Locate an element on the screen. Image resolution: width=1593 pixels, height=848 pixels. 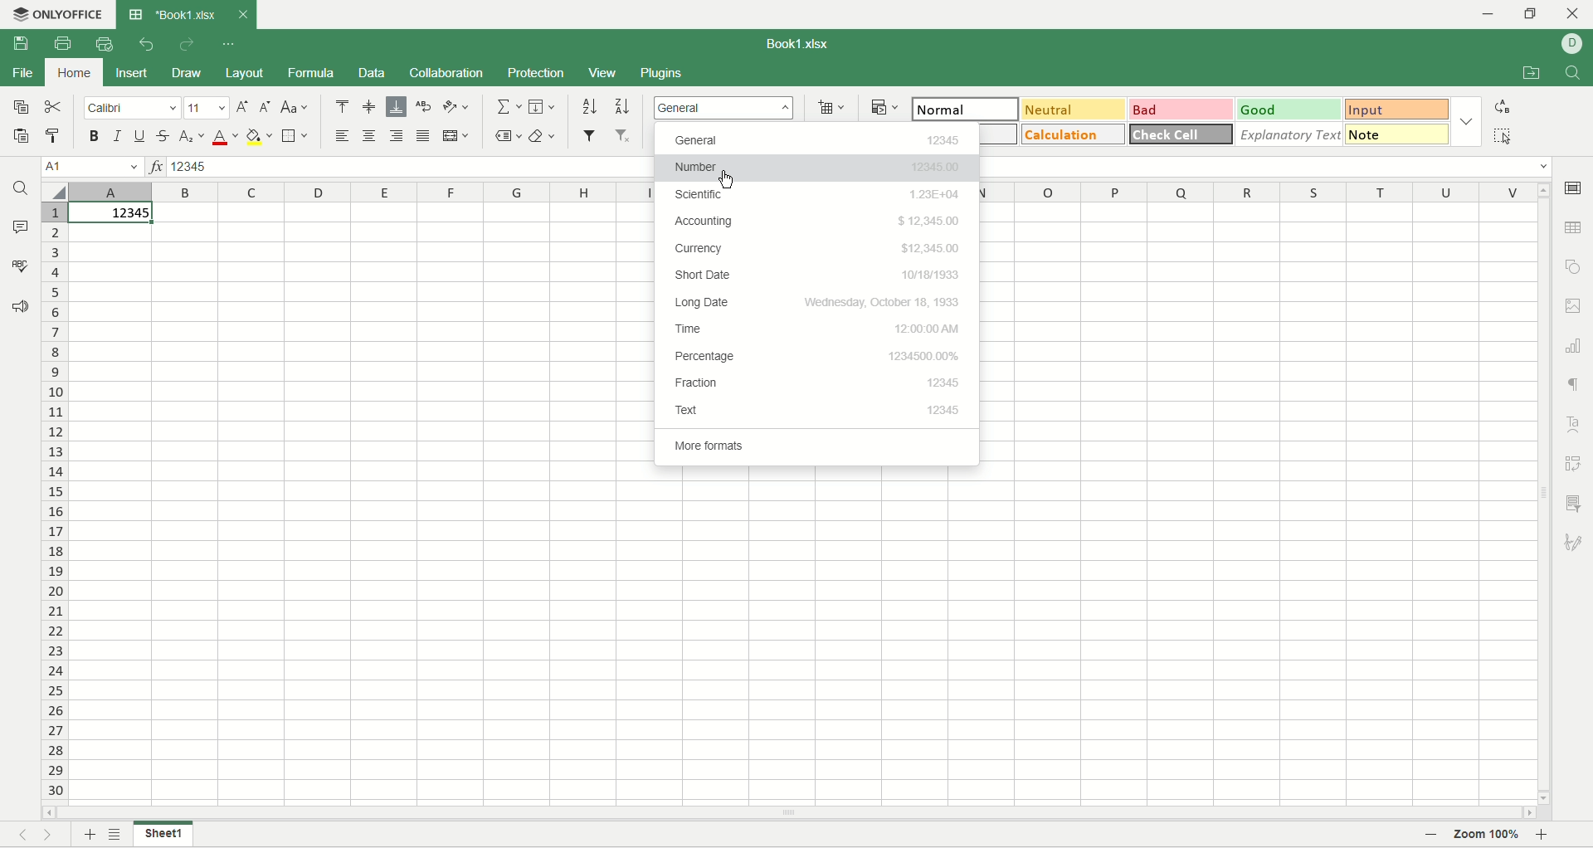
text is located at coordinates (817, 409).